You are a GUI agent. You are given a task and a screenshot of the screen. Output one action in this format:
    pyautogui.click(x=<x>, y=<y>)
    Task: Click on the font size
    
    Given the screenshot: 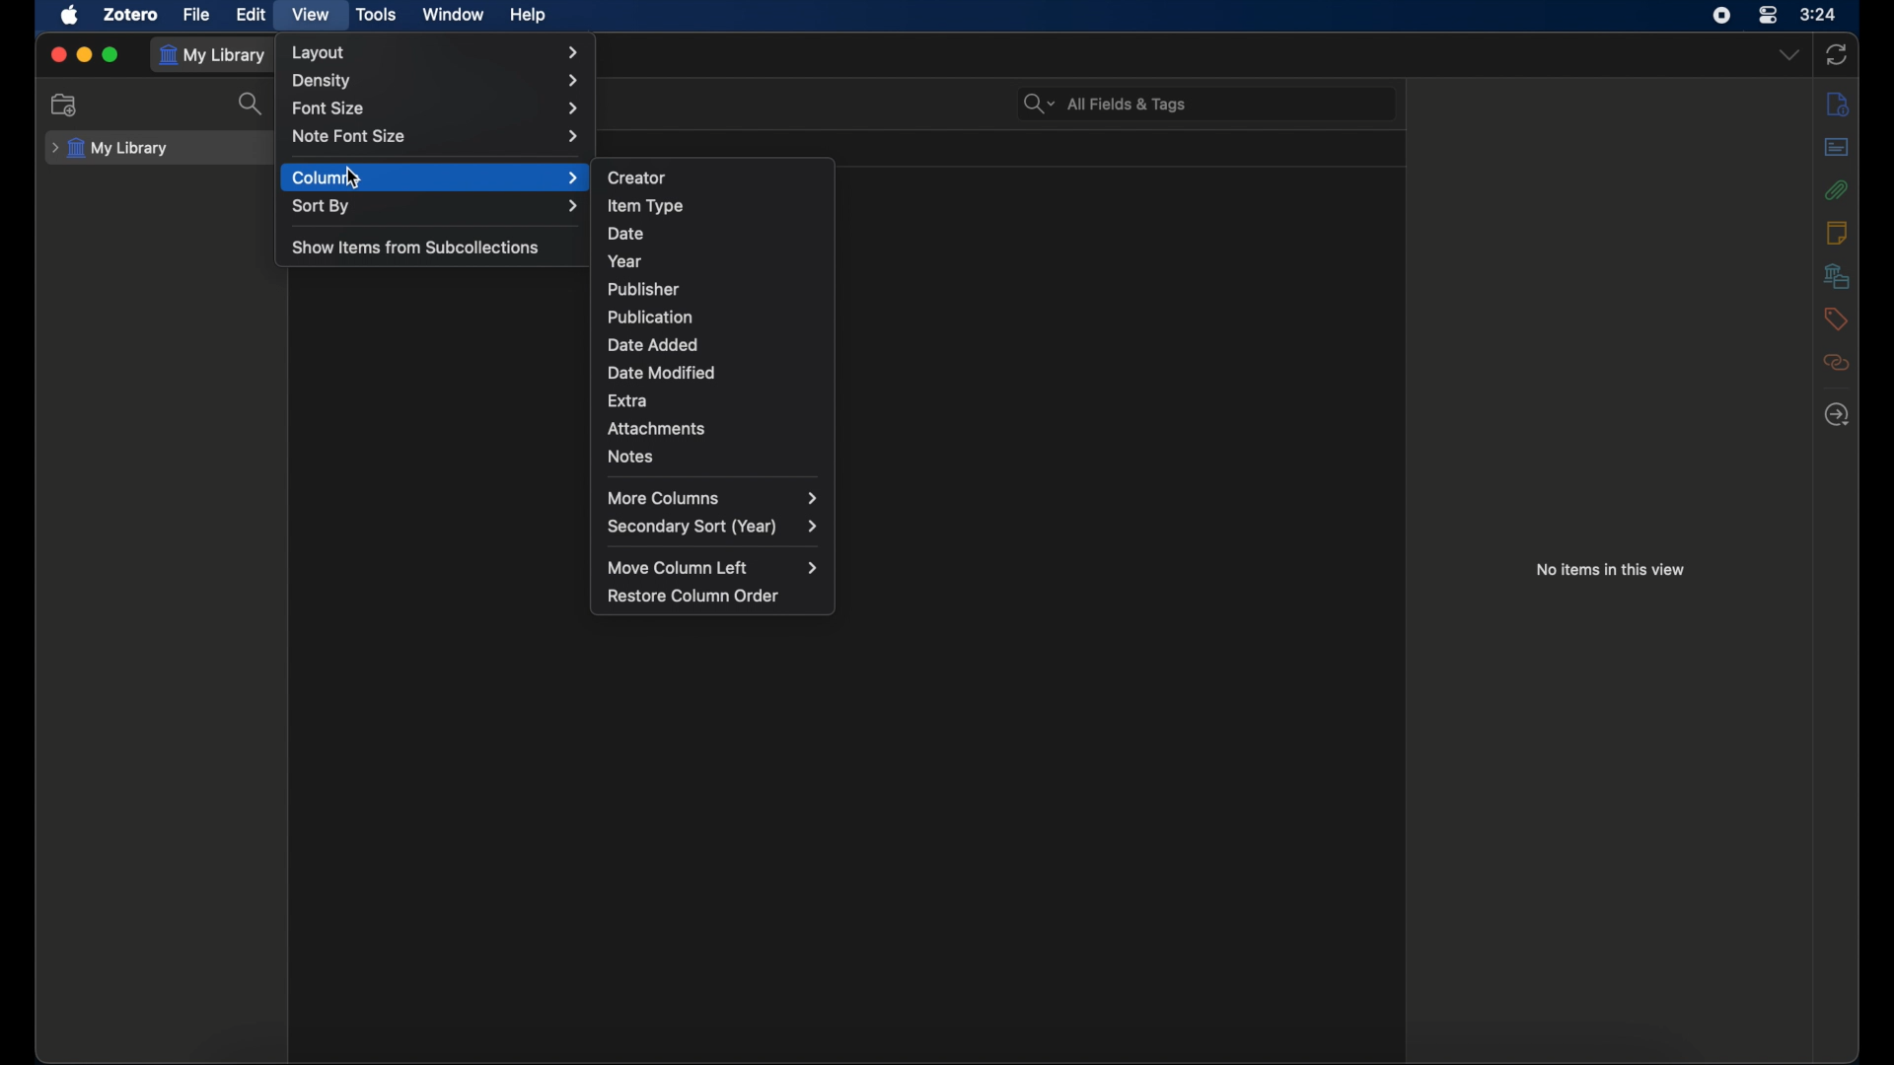 What is the action you would take?
    pyautogui.click(x=440, y=109)
    